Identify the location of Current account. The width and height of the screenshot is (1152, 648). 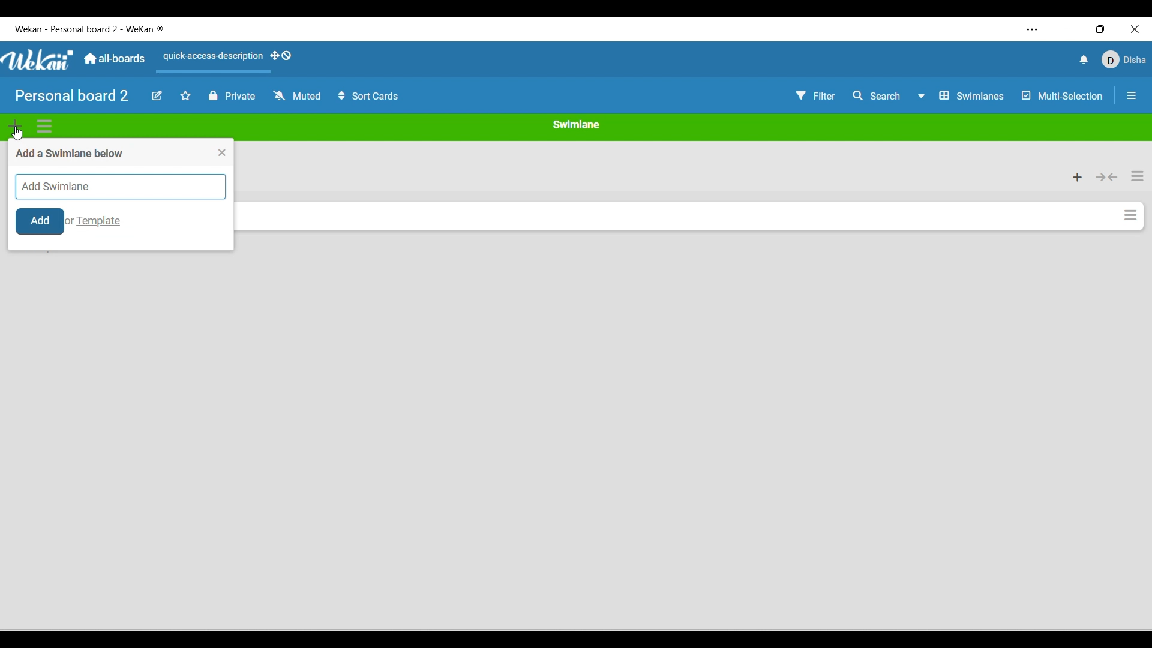
(1124, 59).